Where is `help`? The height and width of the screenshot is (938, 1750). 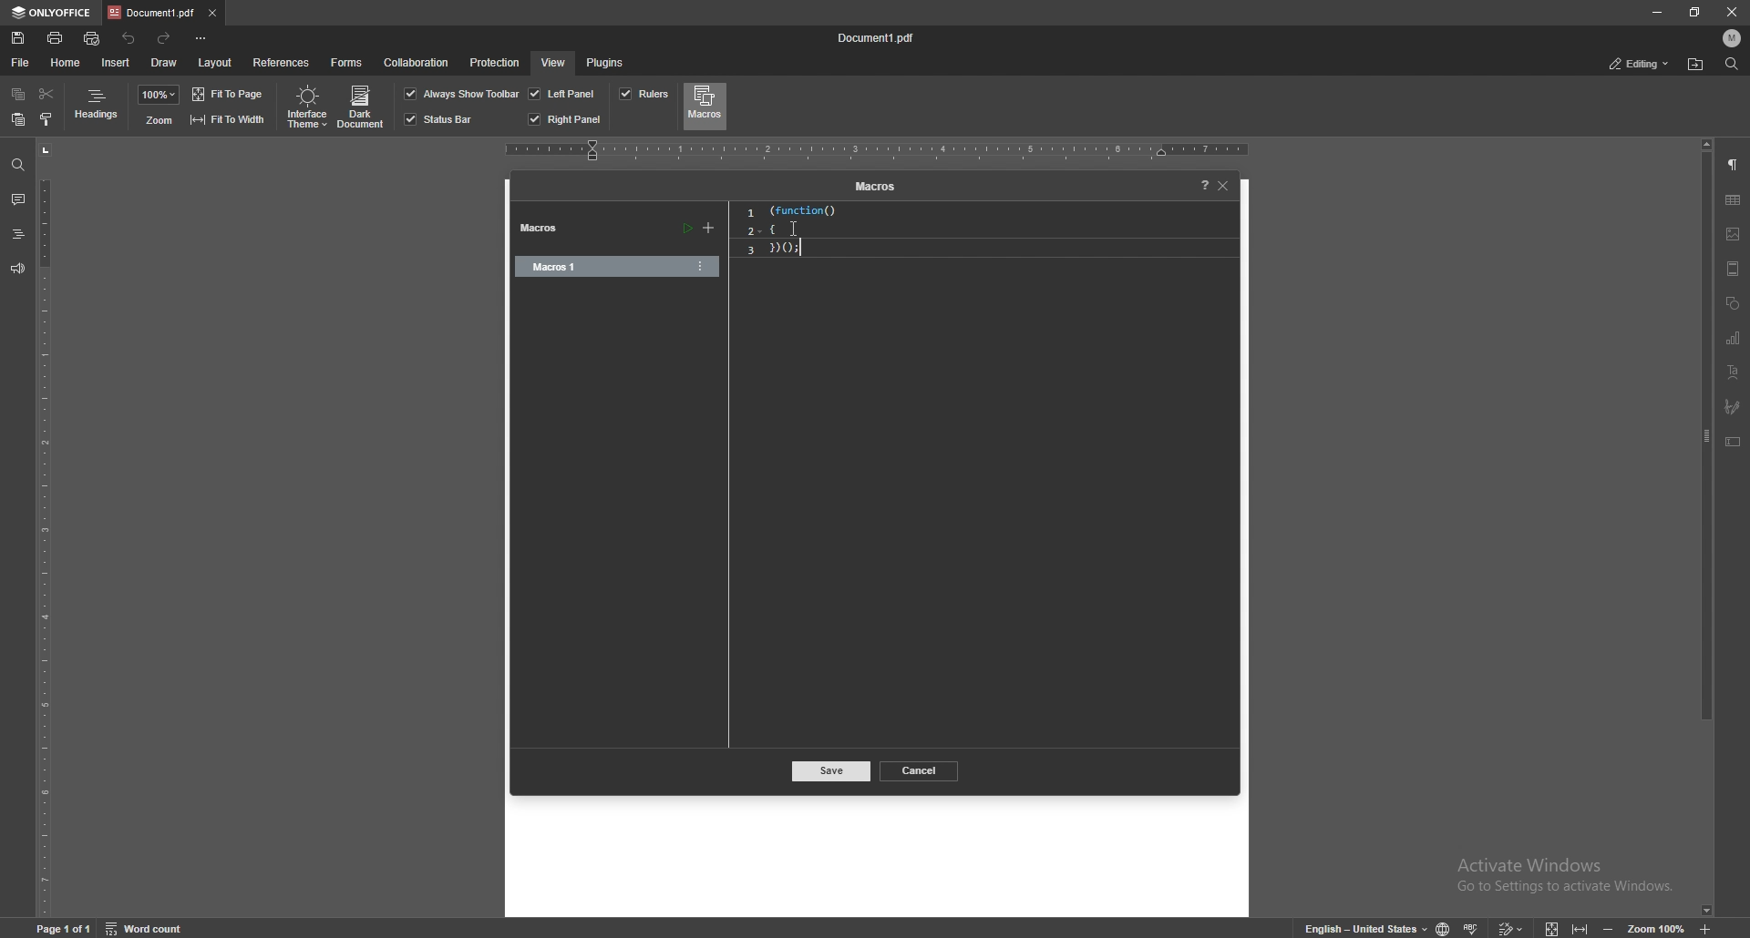 help is located at coordinates (1199, 186).